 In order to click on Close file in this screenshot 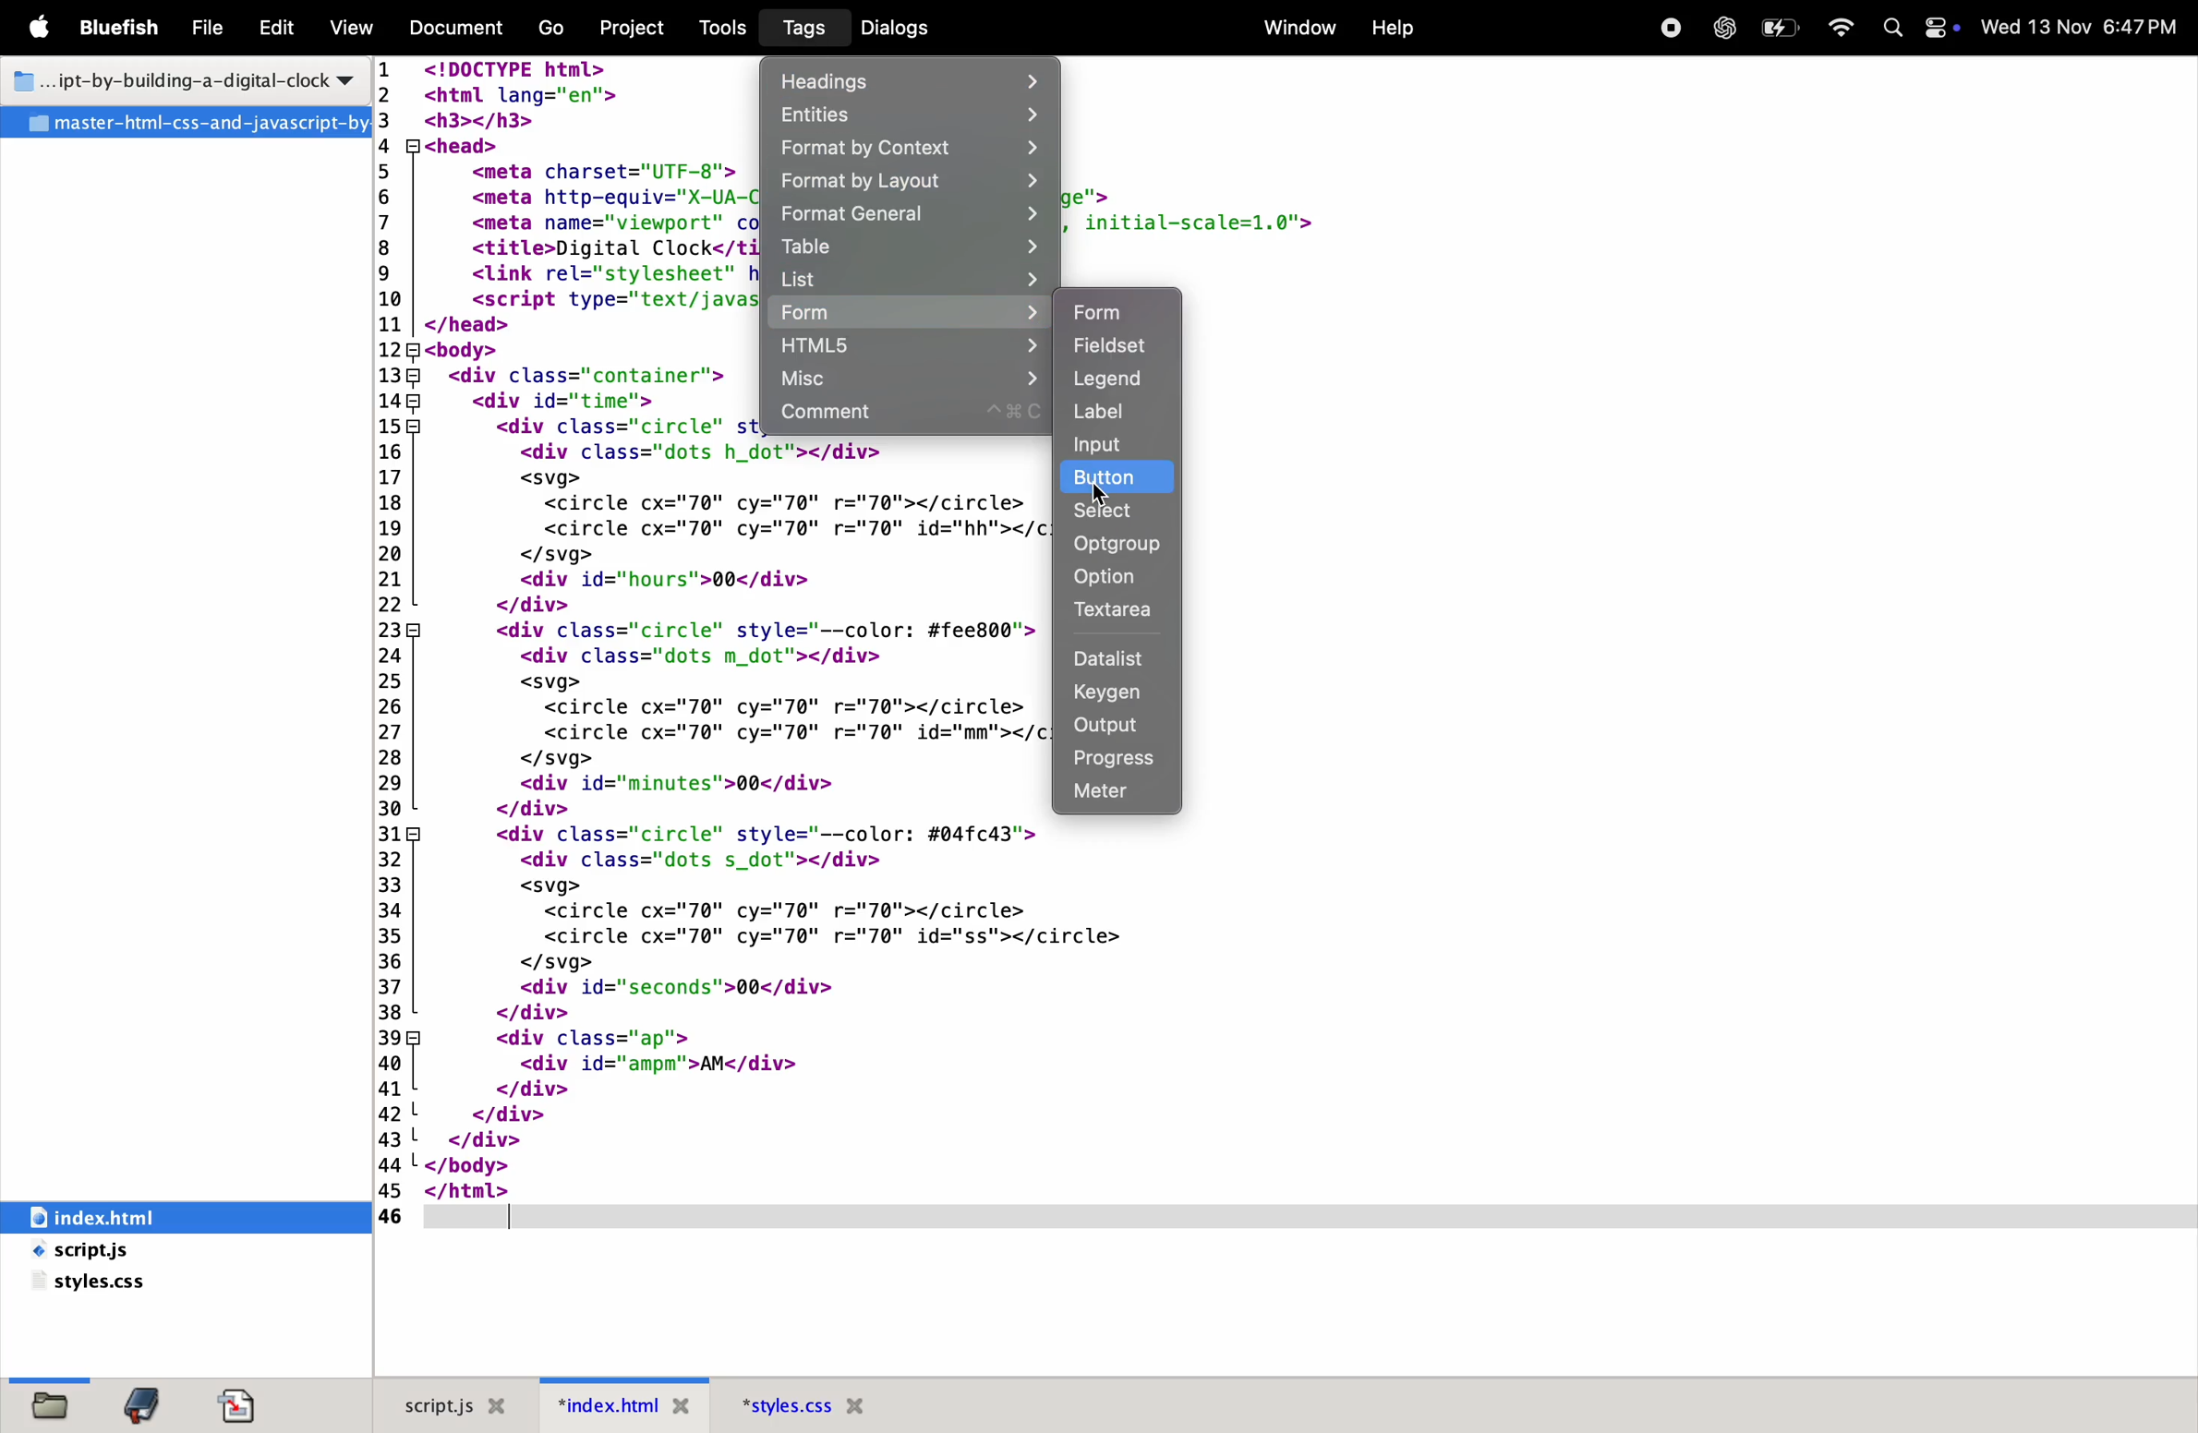, I will do `click(502, 1405)`.